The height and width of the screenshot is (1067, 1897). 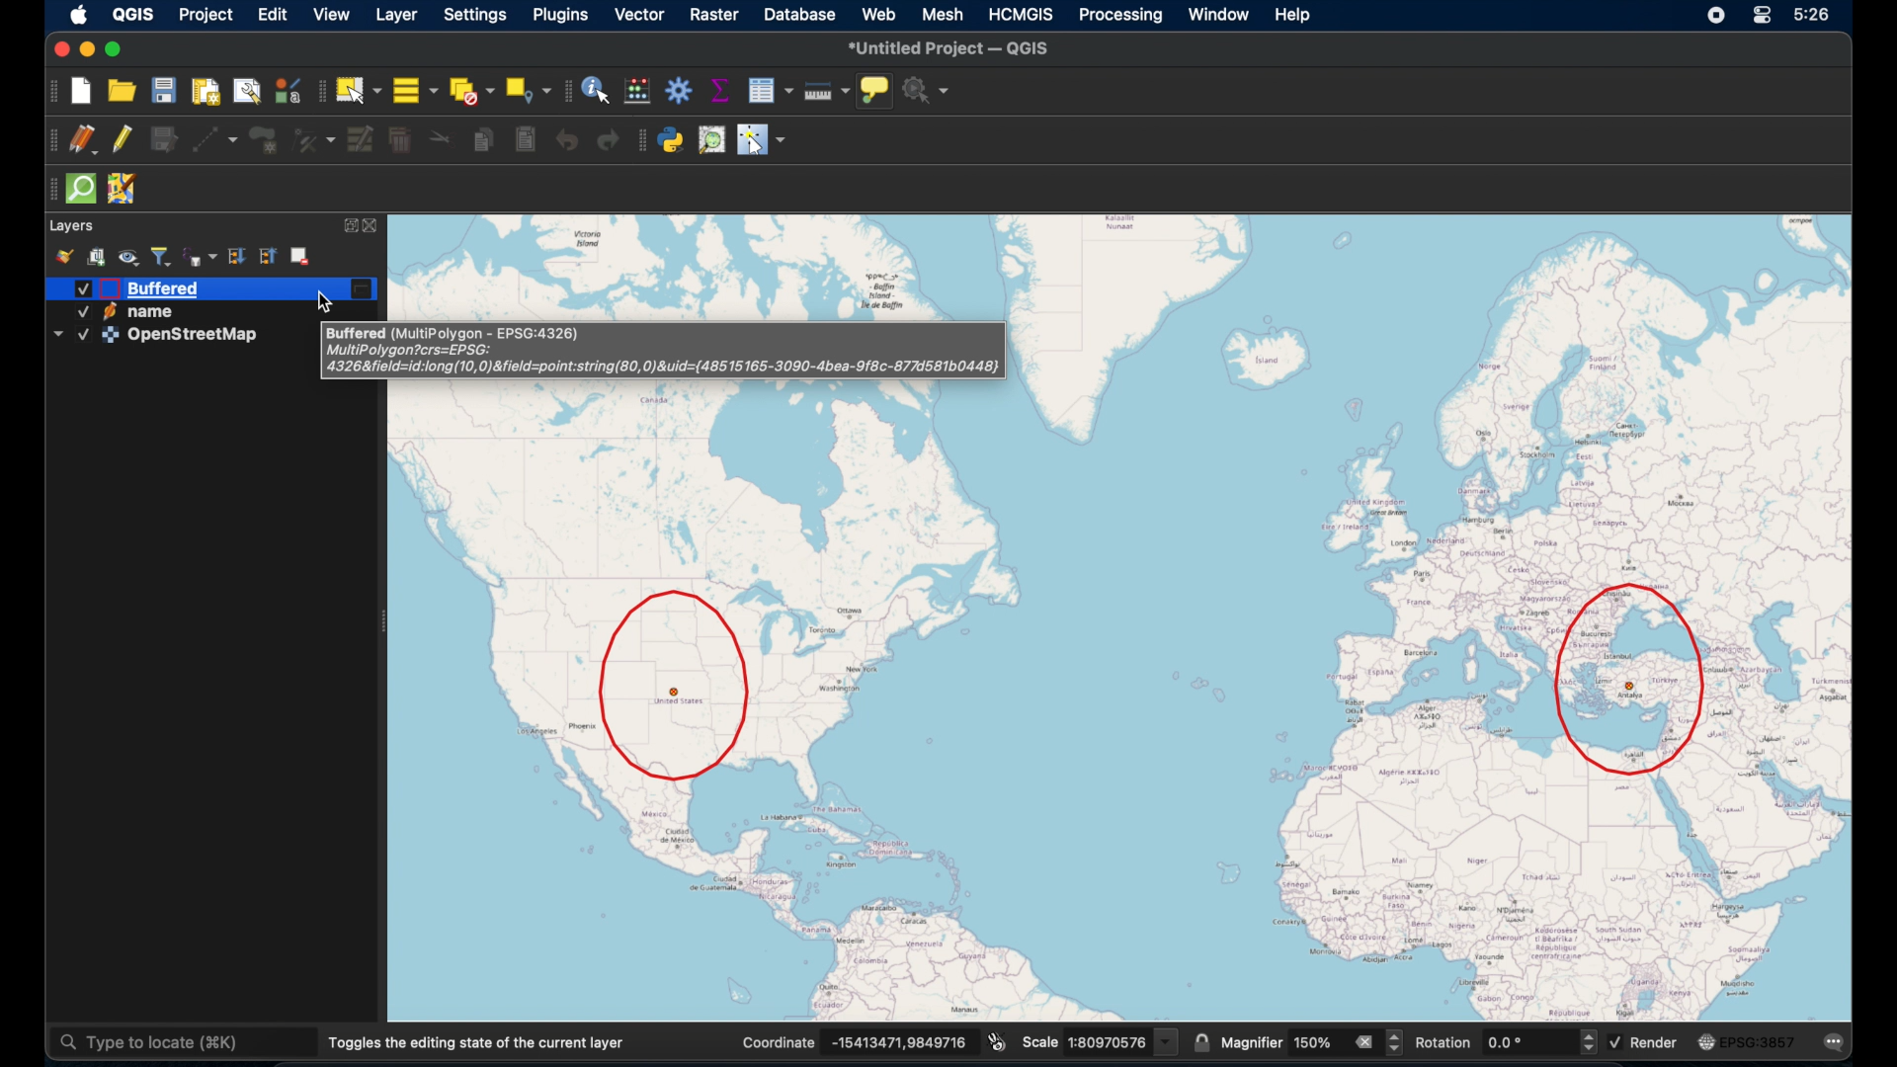 I want to click on toggle extents and position mouse display, so click(x=997, y=1040).